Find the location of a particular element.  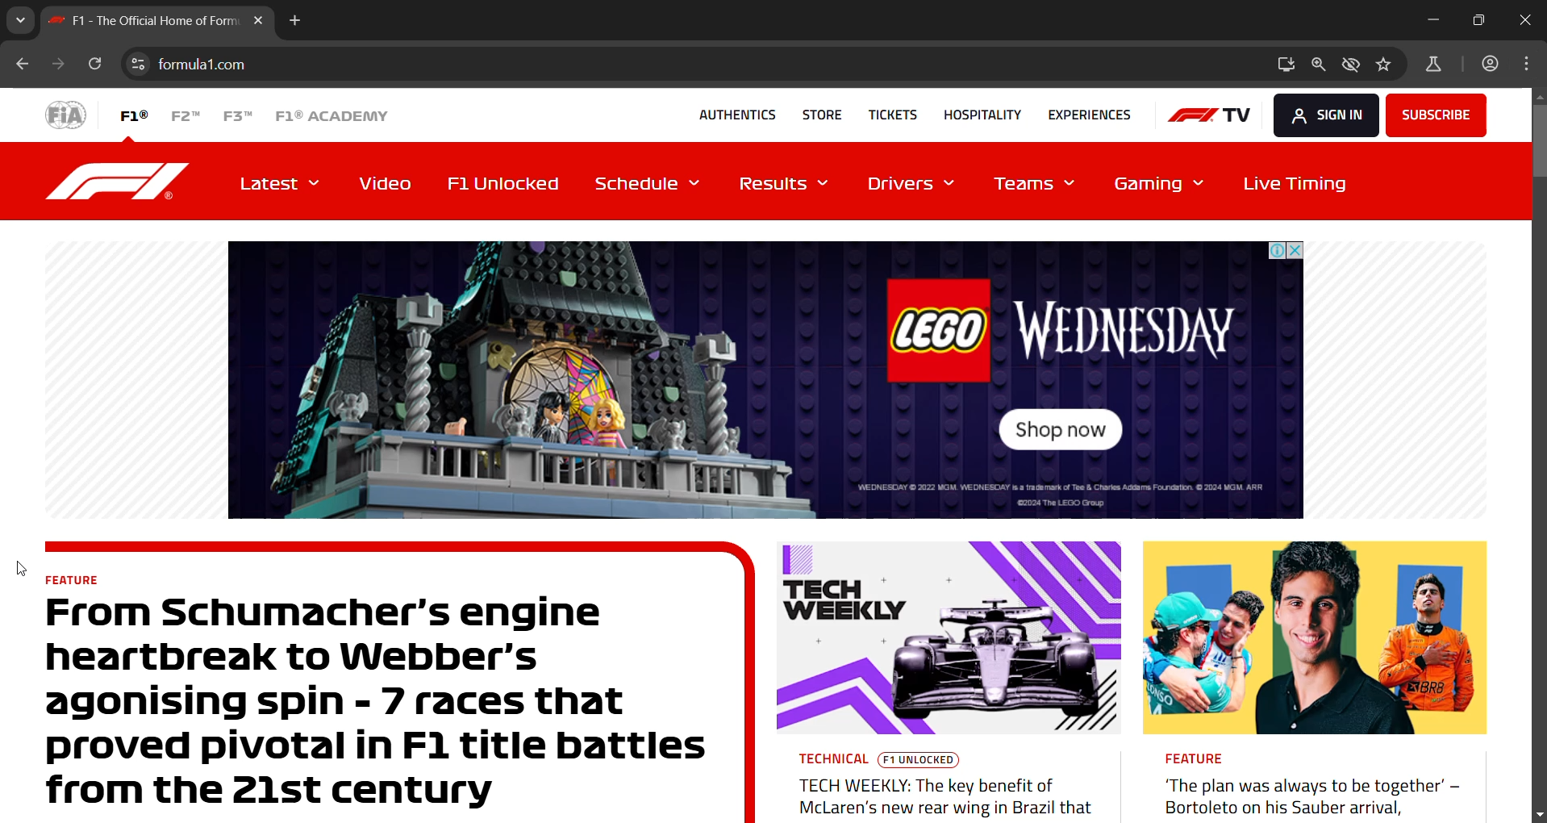

click to go forward is located at coordinates (55, 66).